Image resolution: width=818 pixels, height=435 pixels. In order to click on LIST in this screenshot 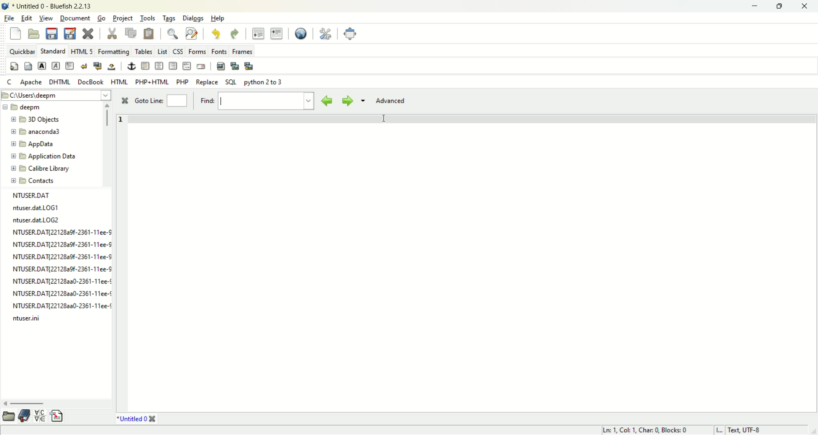, I will do `click(161, 51)`.